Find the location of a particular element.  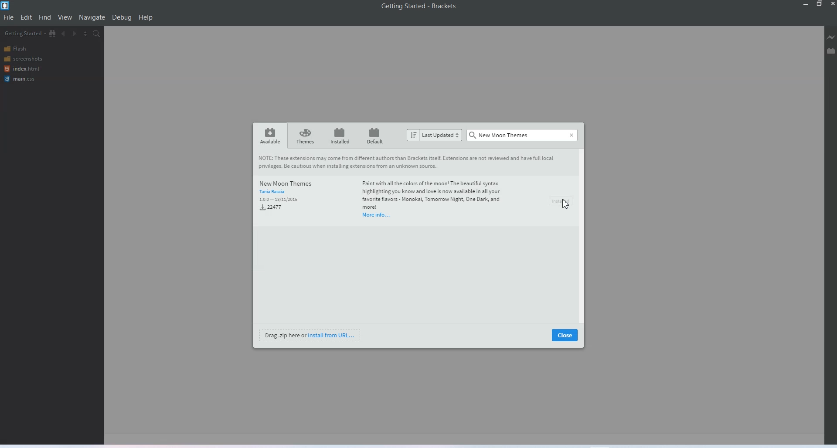

Paint with all the colors of the moon! The beautiful syntaxhighlighting you know and love is now available in al yourfavorite flavors - Monokai, Tomorrow Night, One Dark, and more! is located at coordinates (436, 194).